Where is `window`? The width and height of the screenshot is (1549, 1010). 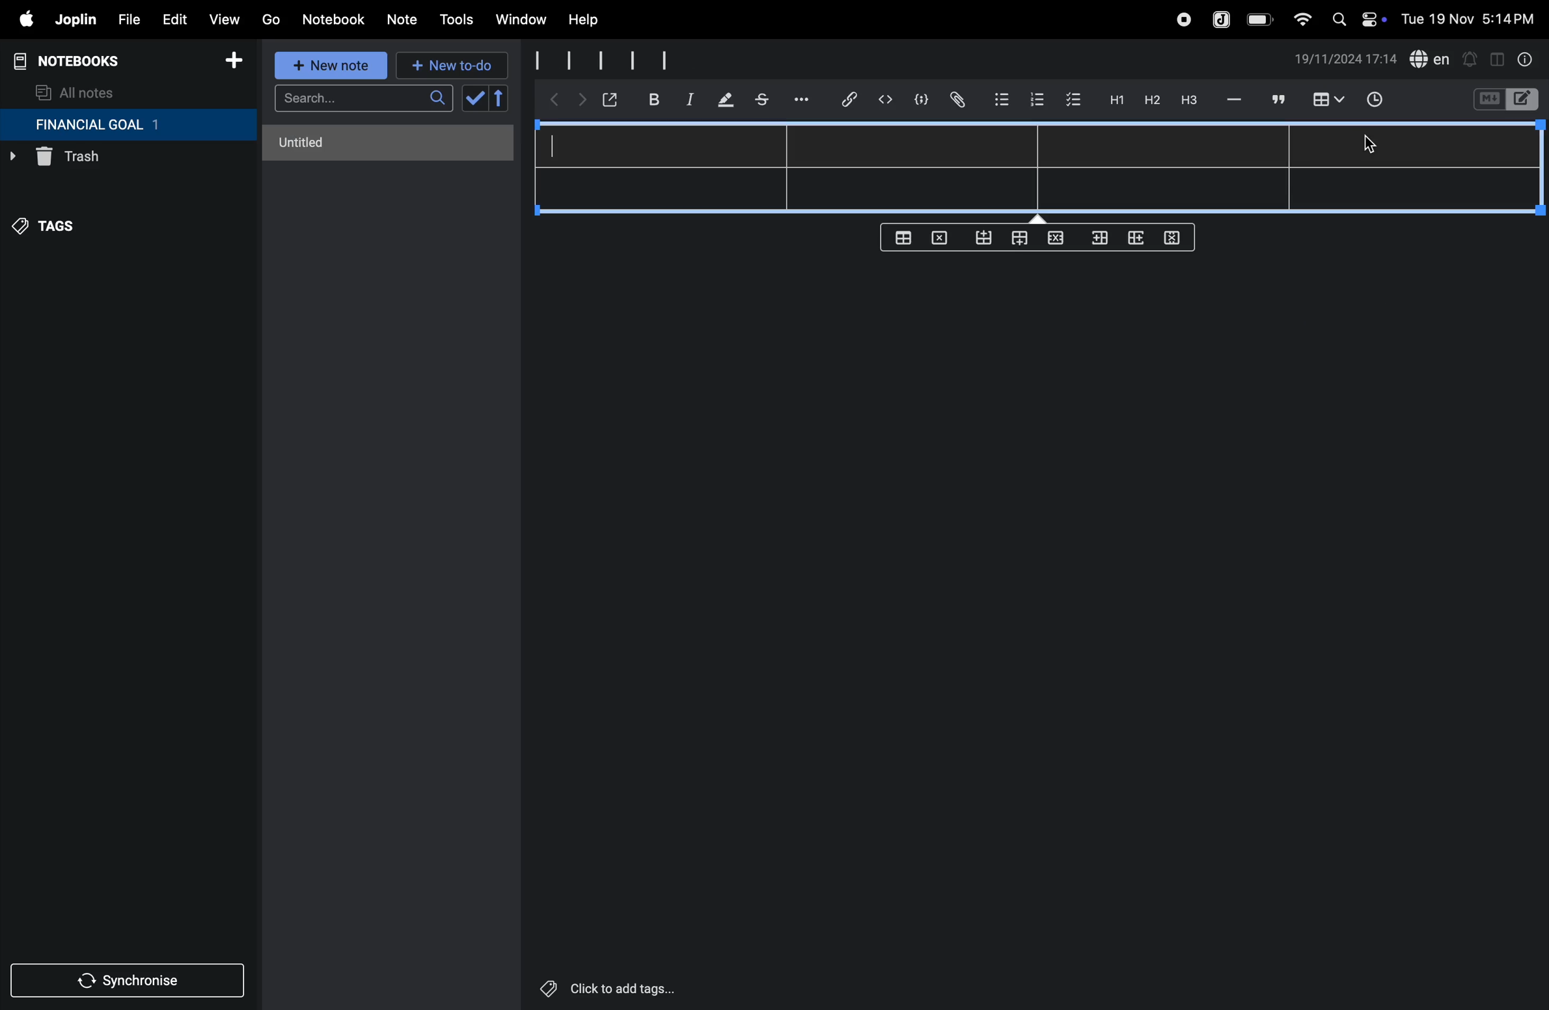
window is located at coordinates (519, 20).